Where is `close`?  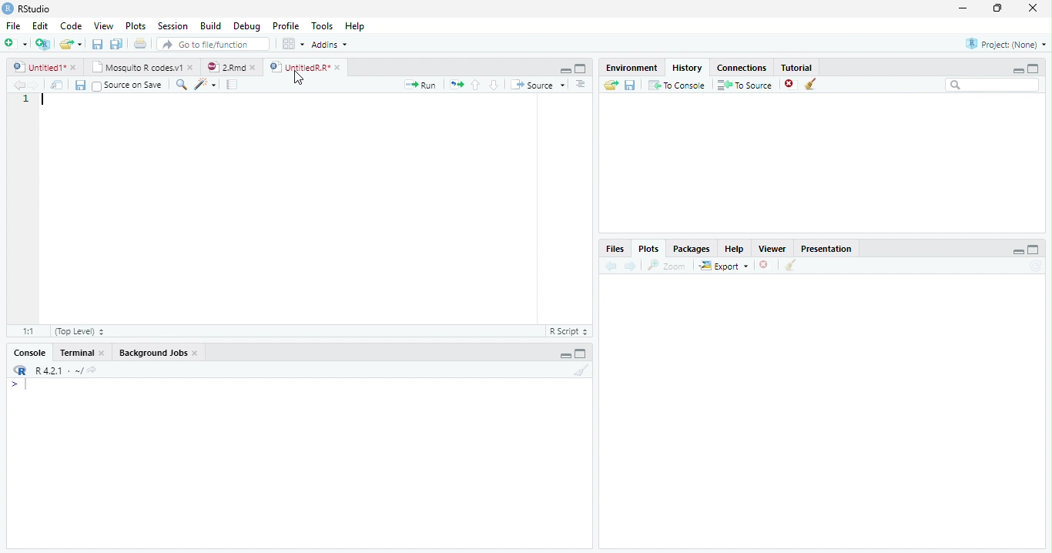 close is located at coordinates (102, 353).